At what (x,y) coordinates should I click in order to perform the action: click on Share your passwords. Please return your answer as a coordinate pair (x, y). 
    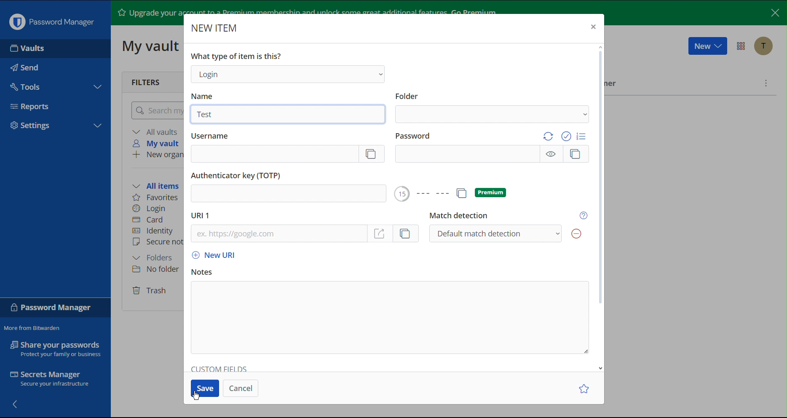
    Looking at the image, I should click on (55, 343).